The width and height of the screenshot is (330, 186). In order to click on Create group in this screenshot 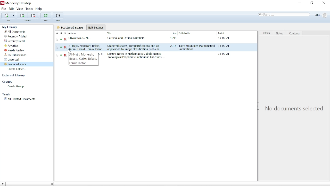, I will do `click(17, 87)`.